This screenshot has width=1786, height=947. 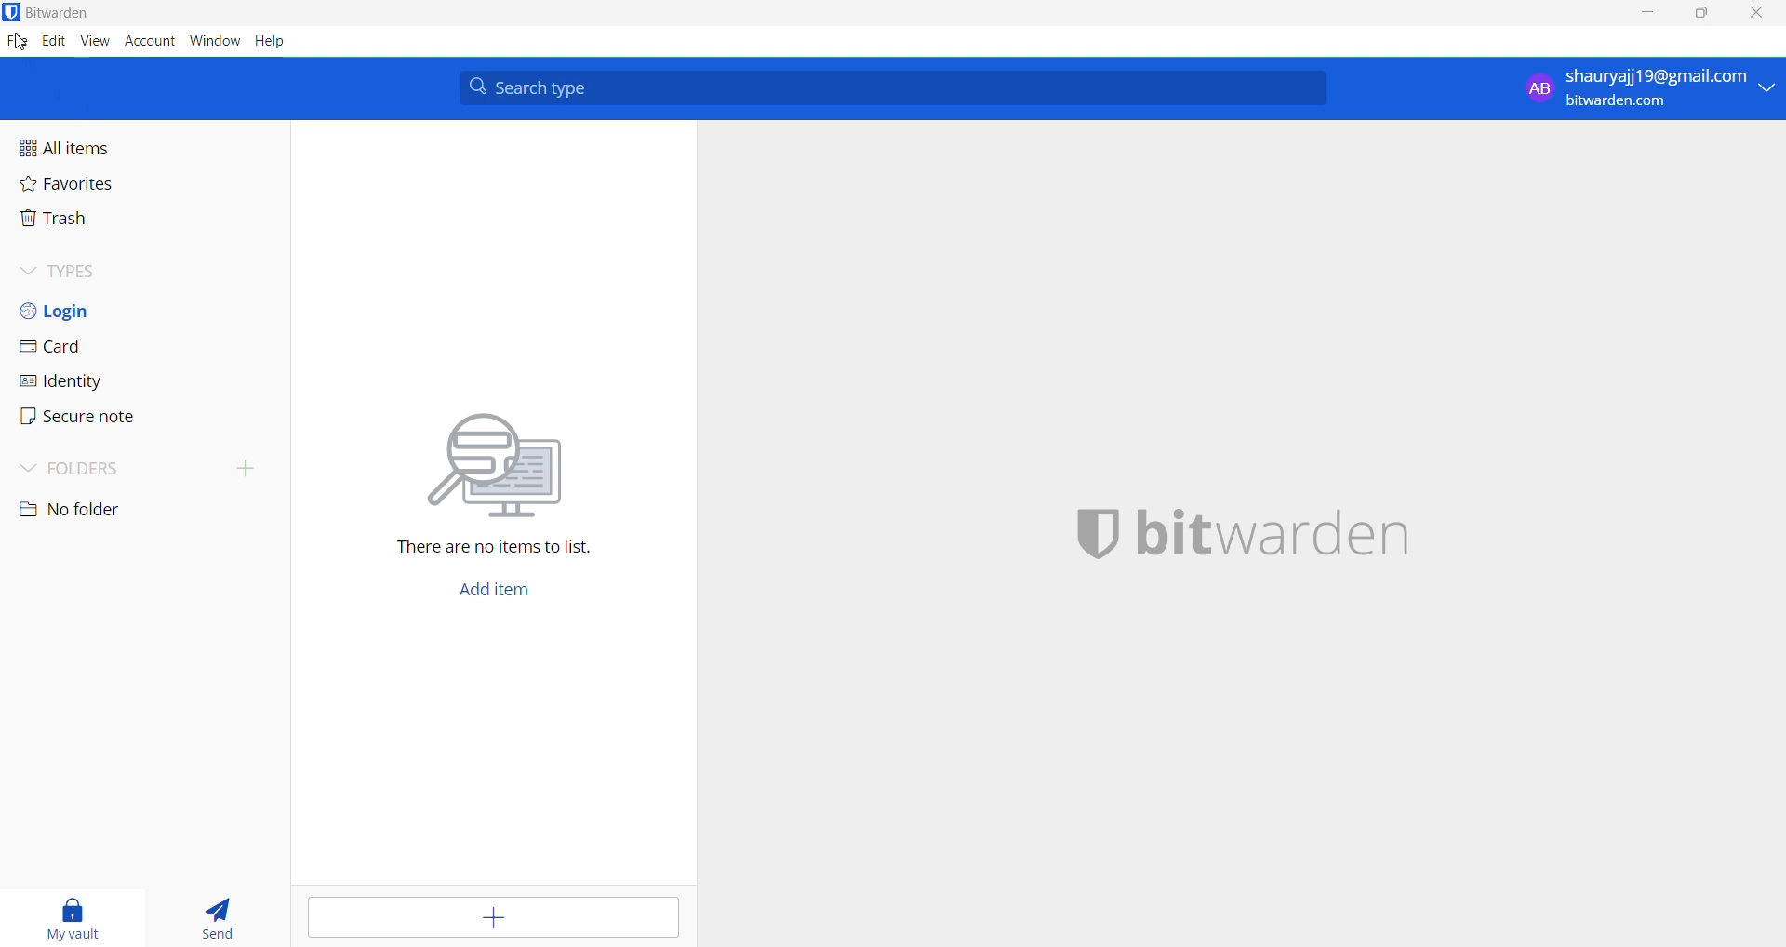 What do you see at coordinates (277, 43) in the screenshot?
I see `help` at bounding box center [277, 43].